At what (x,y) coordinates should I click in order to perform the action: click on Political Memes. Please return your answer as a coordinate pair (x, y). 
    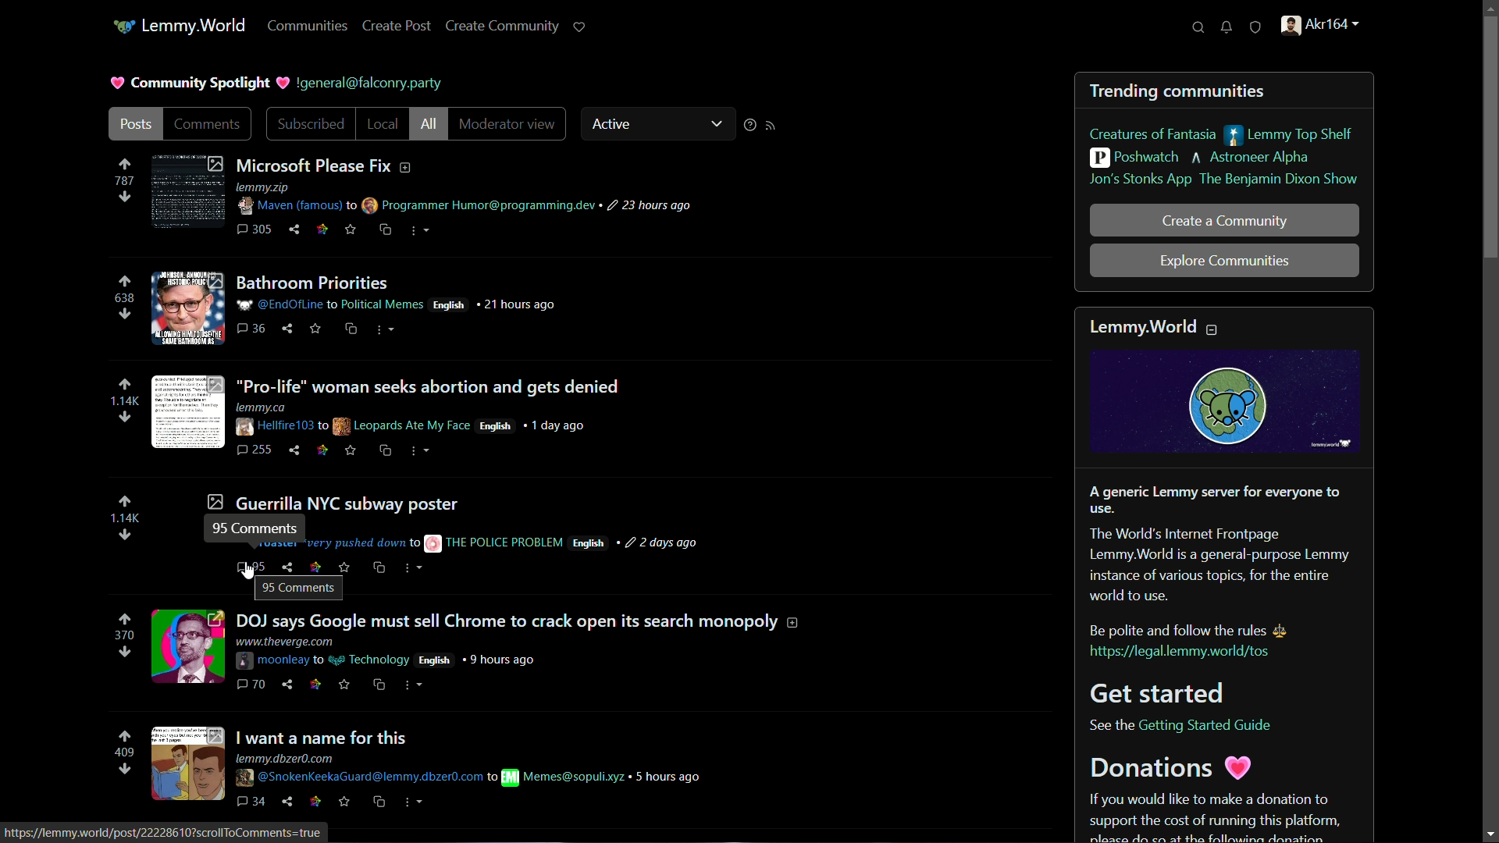
    Looking at the image, I should click on (384, 304).